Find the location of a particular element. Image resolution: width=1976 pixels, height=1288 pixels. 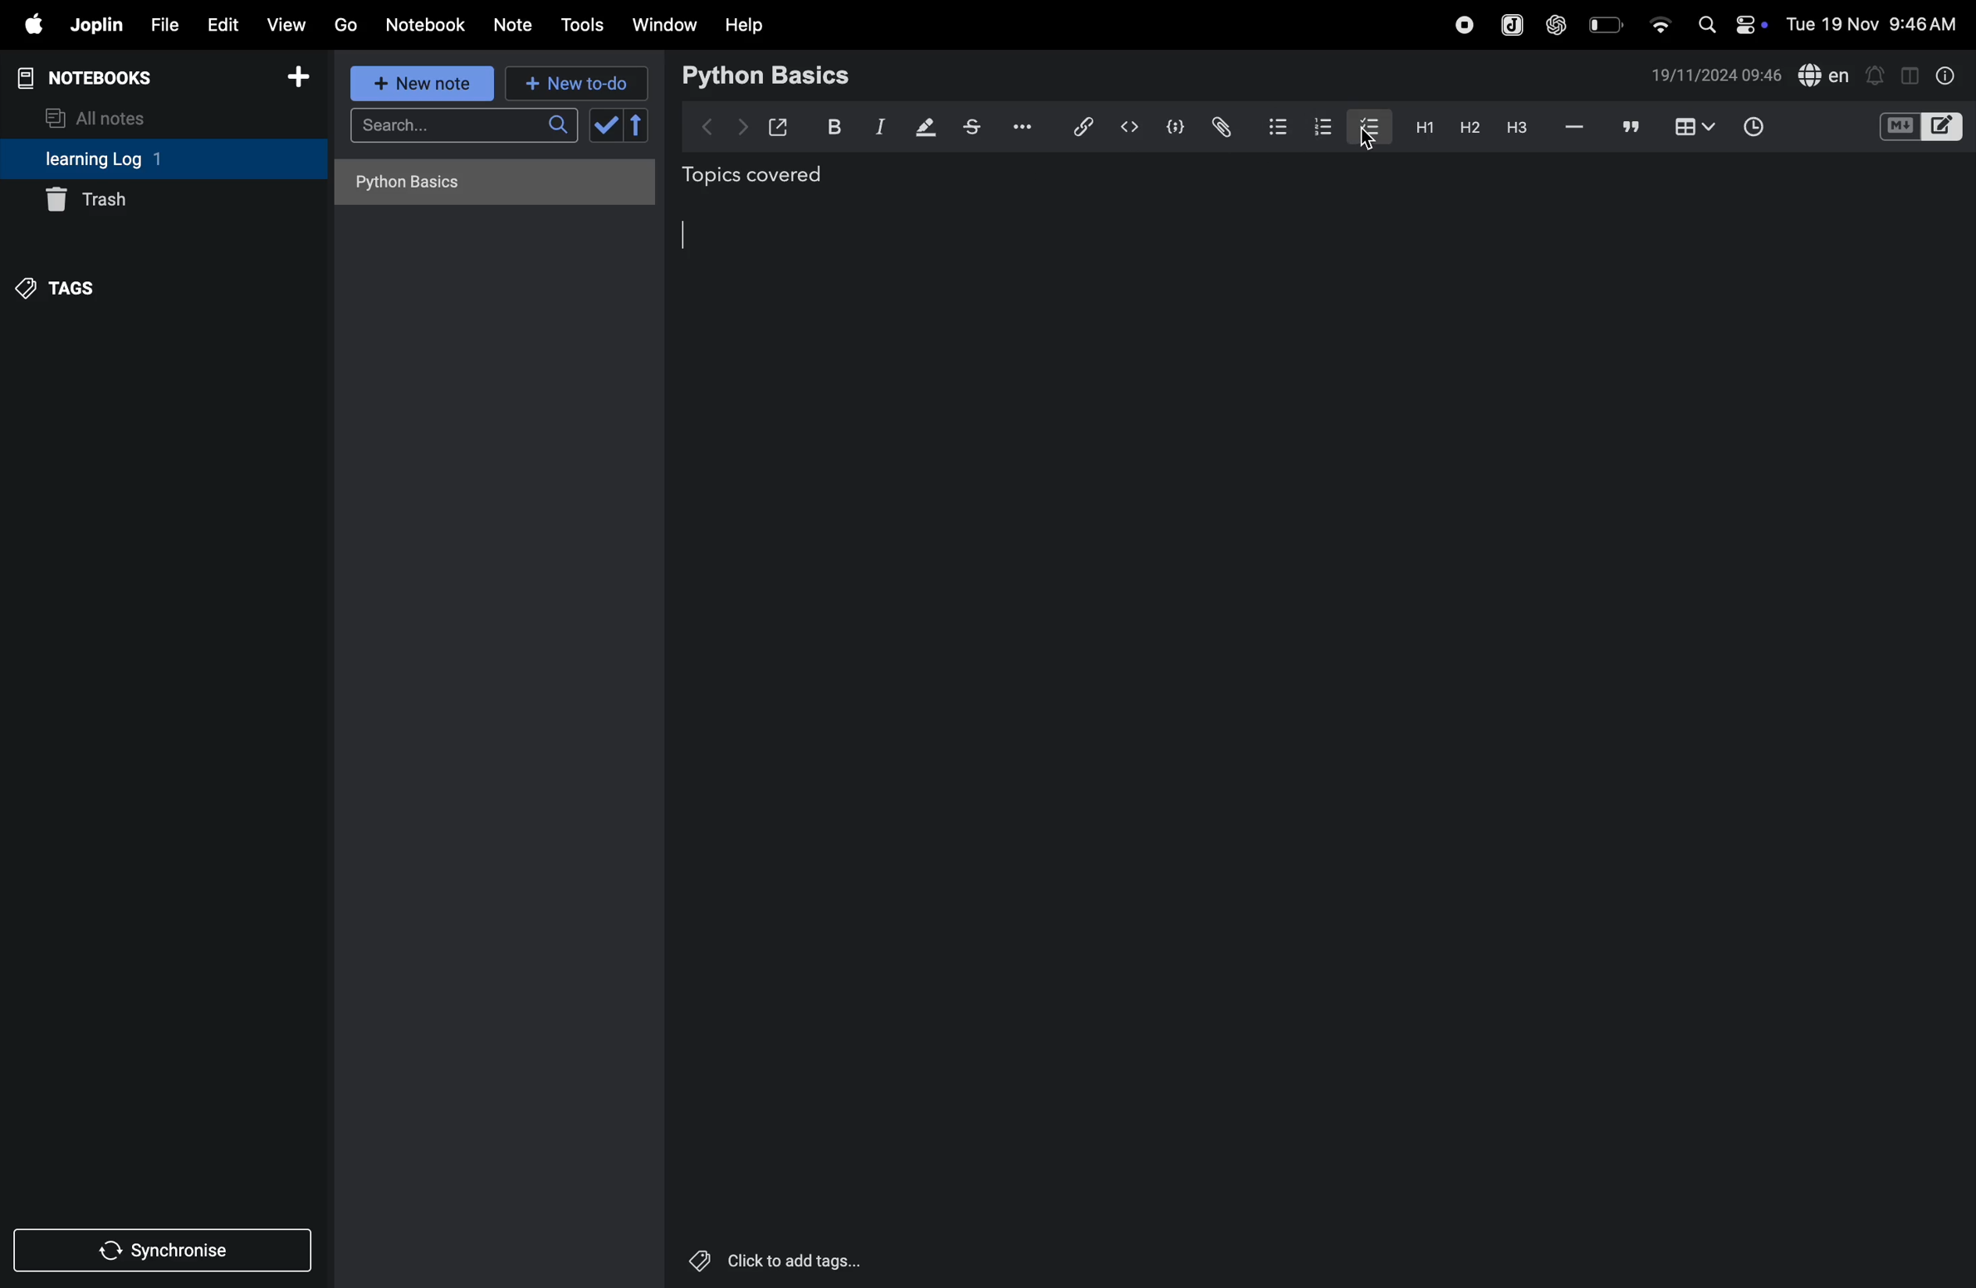

forward is located at coordinates (742, 127).